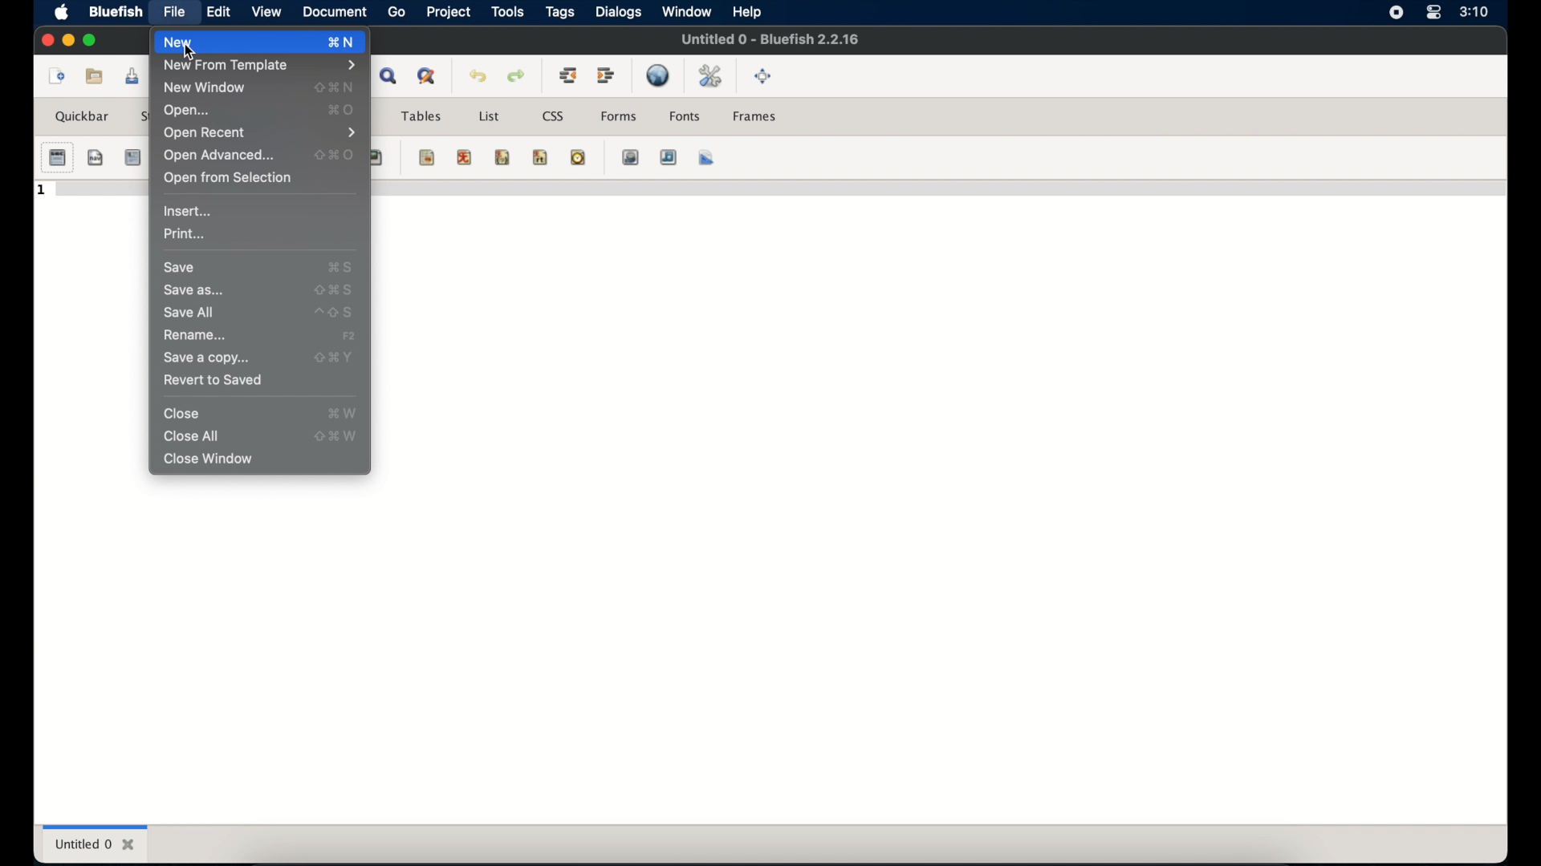 The image size is (1541, 866). Describe the element at coordinates (555, 116) in the screenshot. I see `css` at that location.